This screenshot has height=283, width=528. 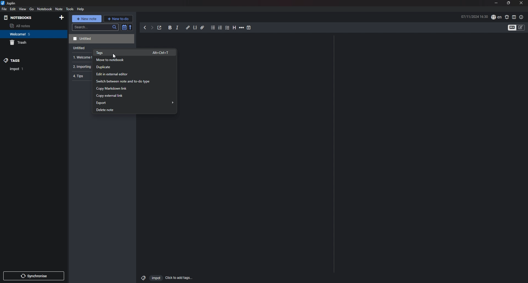 I want to click on duplicate, so click(x=134, y=67).